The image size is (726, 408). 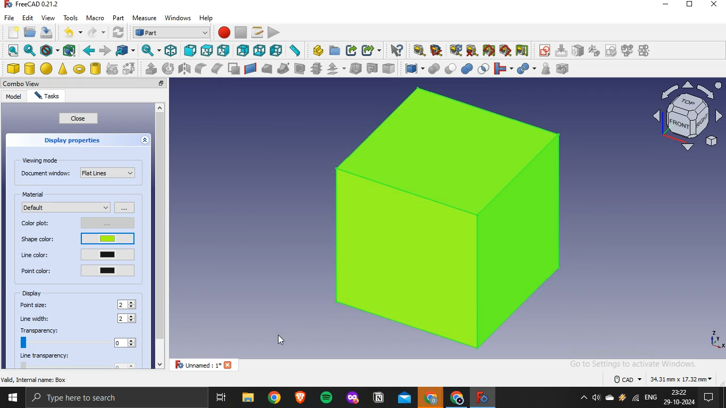 I want to click on compound tools, so click(x=410, y=69).